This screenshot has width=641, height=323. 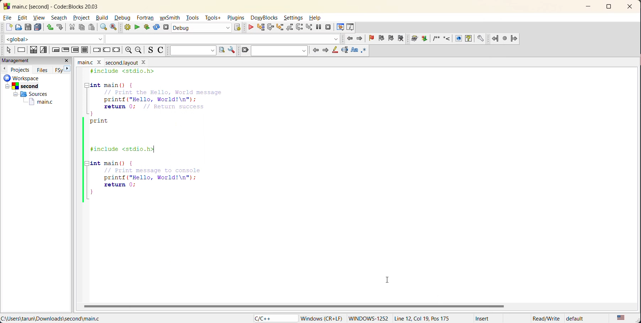 I want to click on open, so click(x=18, y=27).